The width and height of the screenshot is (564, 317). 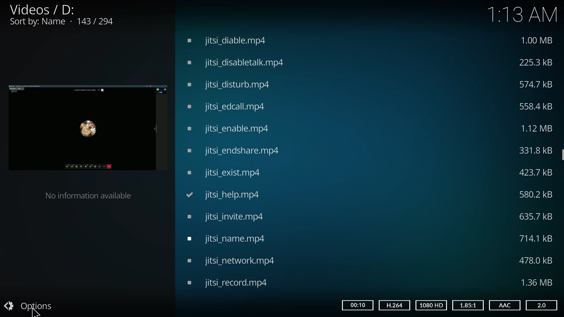 I want to click on size, so click(x=538, y=194).